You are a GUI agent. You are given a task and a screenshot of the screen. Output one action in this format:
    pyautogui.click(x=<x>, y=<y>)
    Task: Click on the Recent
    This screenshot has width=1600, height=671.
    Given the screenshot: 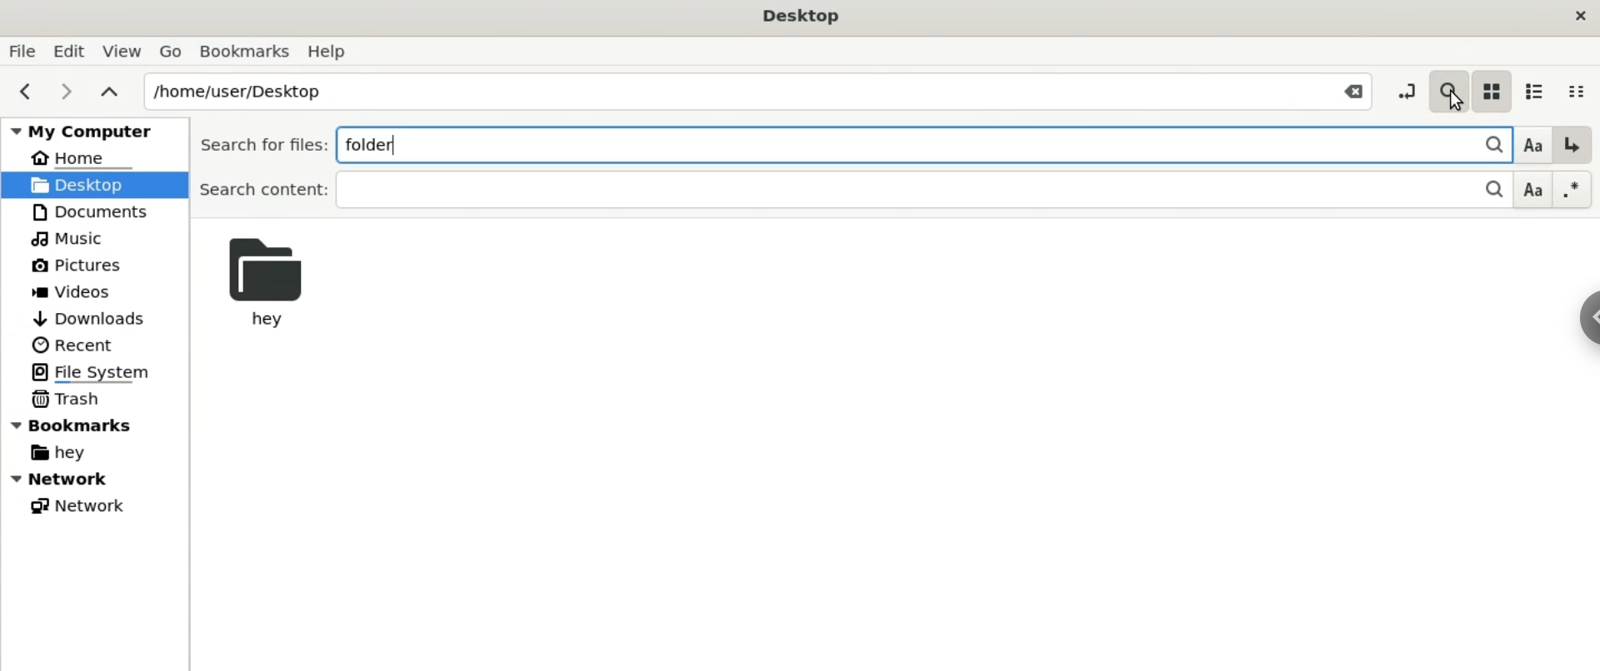 What is the action you would take?
    pyautogui.click(x=83, y=345)
    